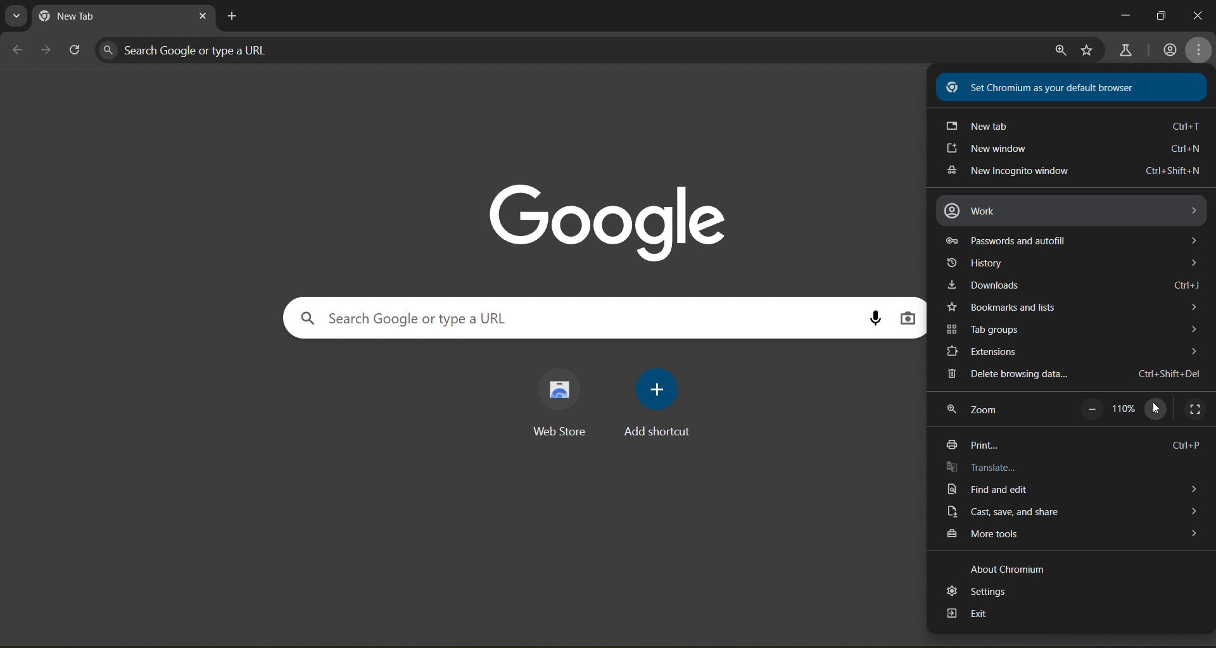 The height and width of the screenshot is (648, 1216). Describe the element at coordinates (1200, 49) in the screenshot. I see `menu` at that location.